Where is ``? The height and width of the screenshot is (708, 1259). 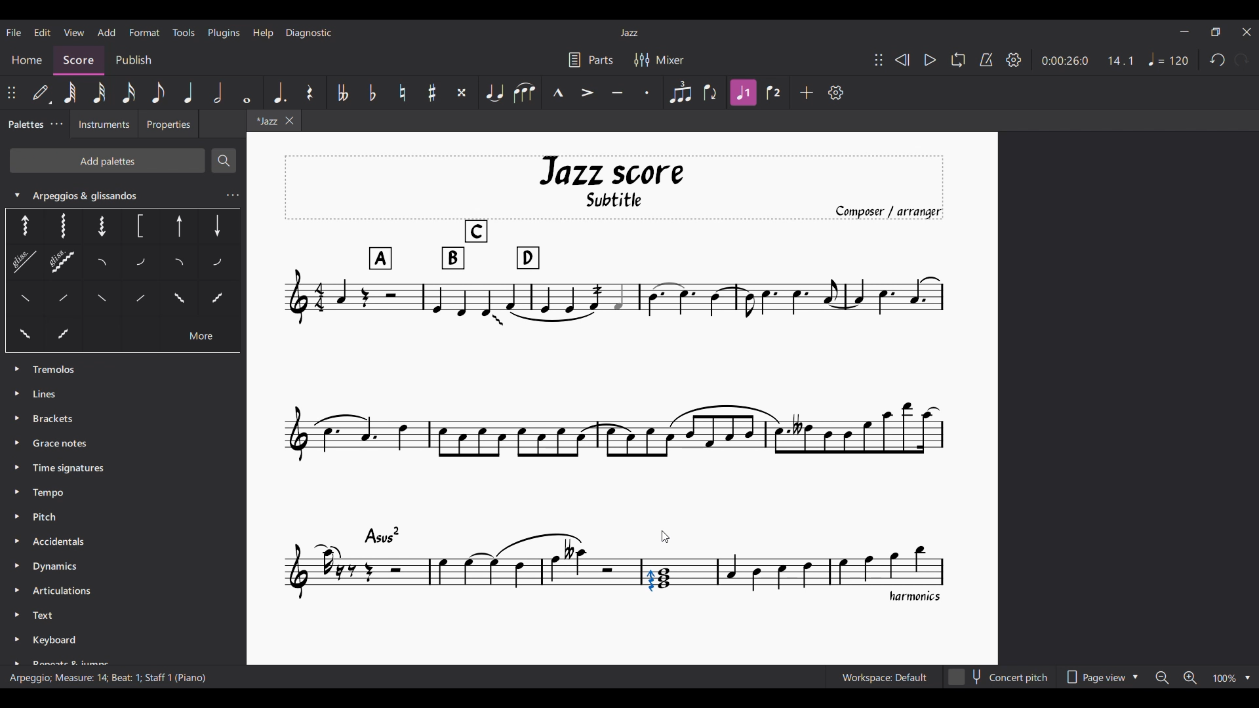
 is located at coordinates (19, 263).